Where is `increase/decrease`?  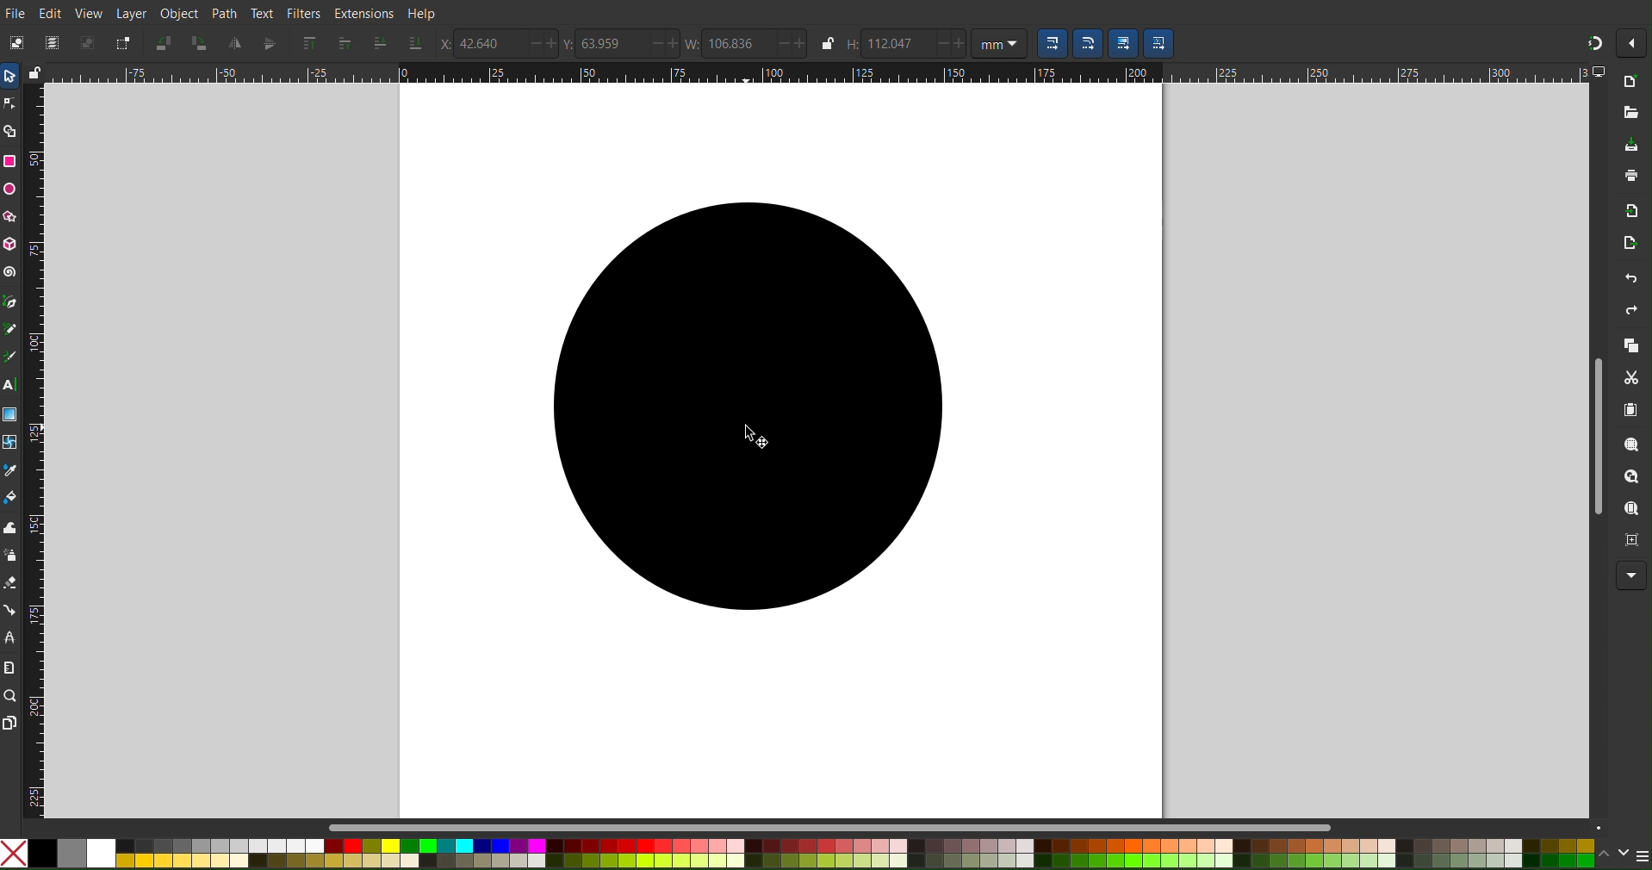
increase/decrease is located at coordinates (951, 43).